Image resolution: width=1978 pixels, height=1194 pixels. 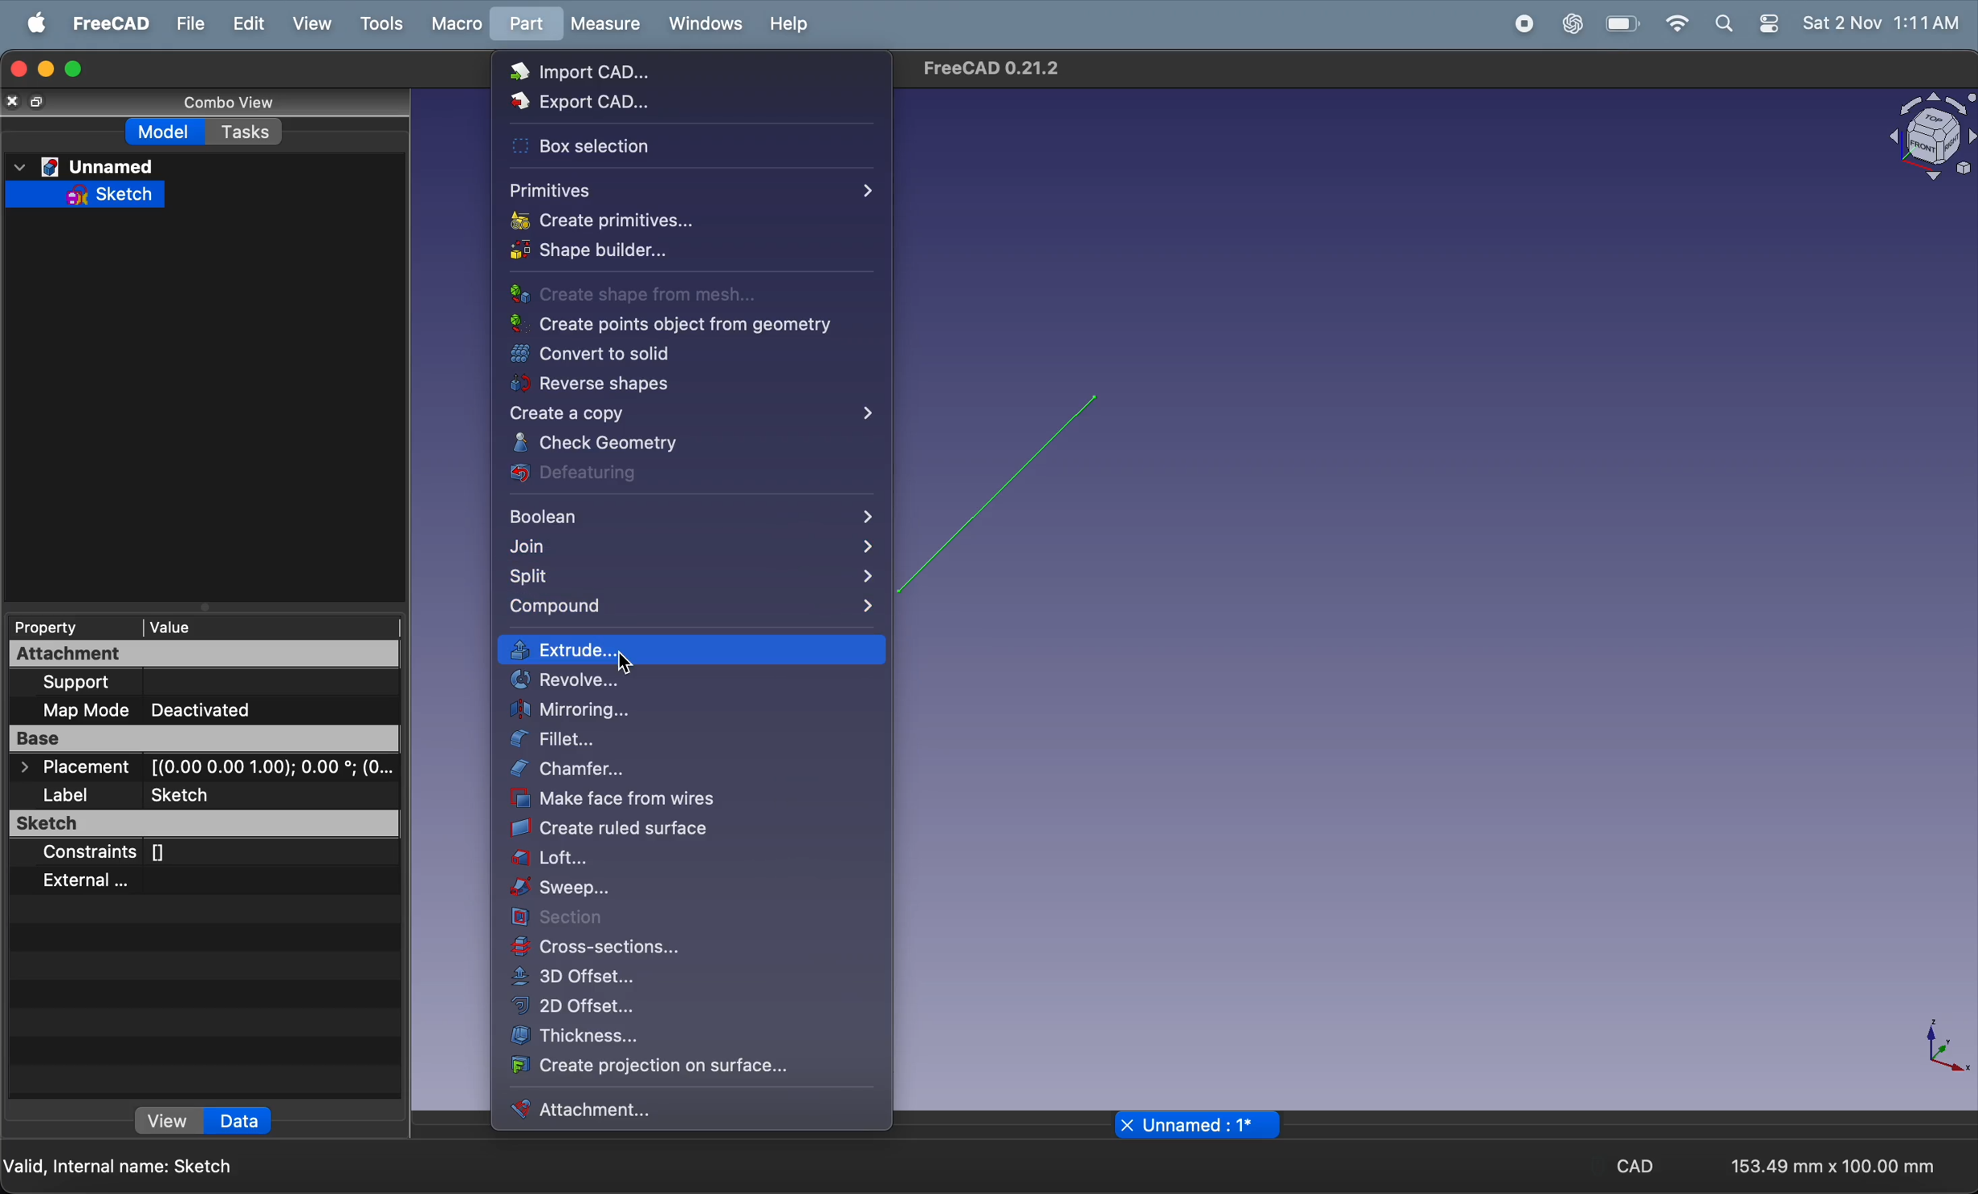 I want to click on split, so click(x=689, y=579).